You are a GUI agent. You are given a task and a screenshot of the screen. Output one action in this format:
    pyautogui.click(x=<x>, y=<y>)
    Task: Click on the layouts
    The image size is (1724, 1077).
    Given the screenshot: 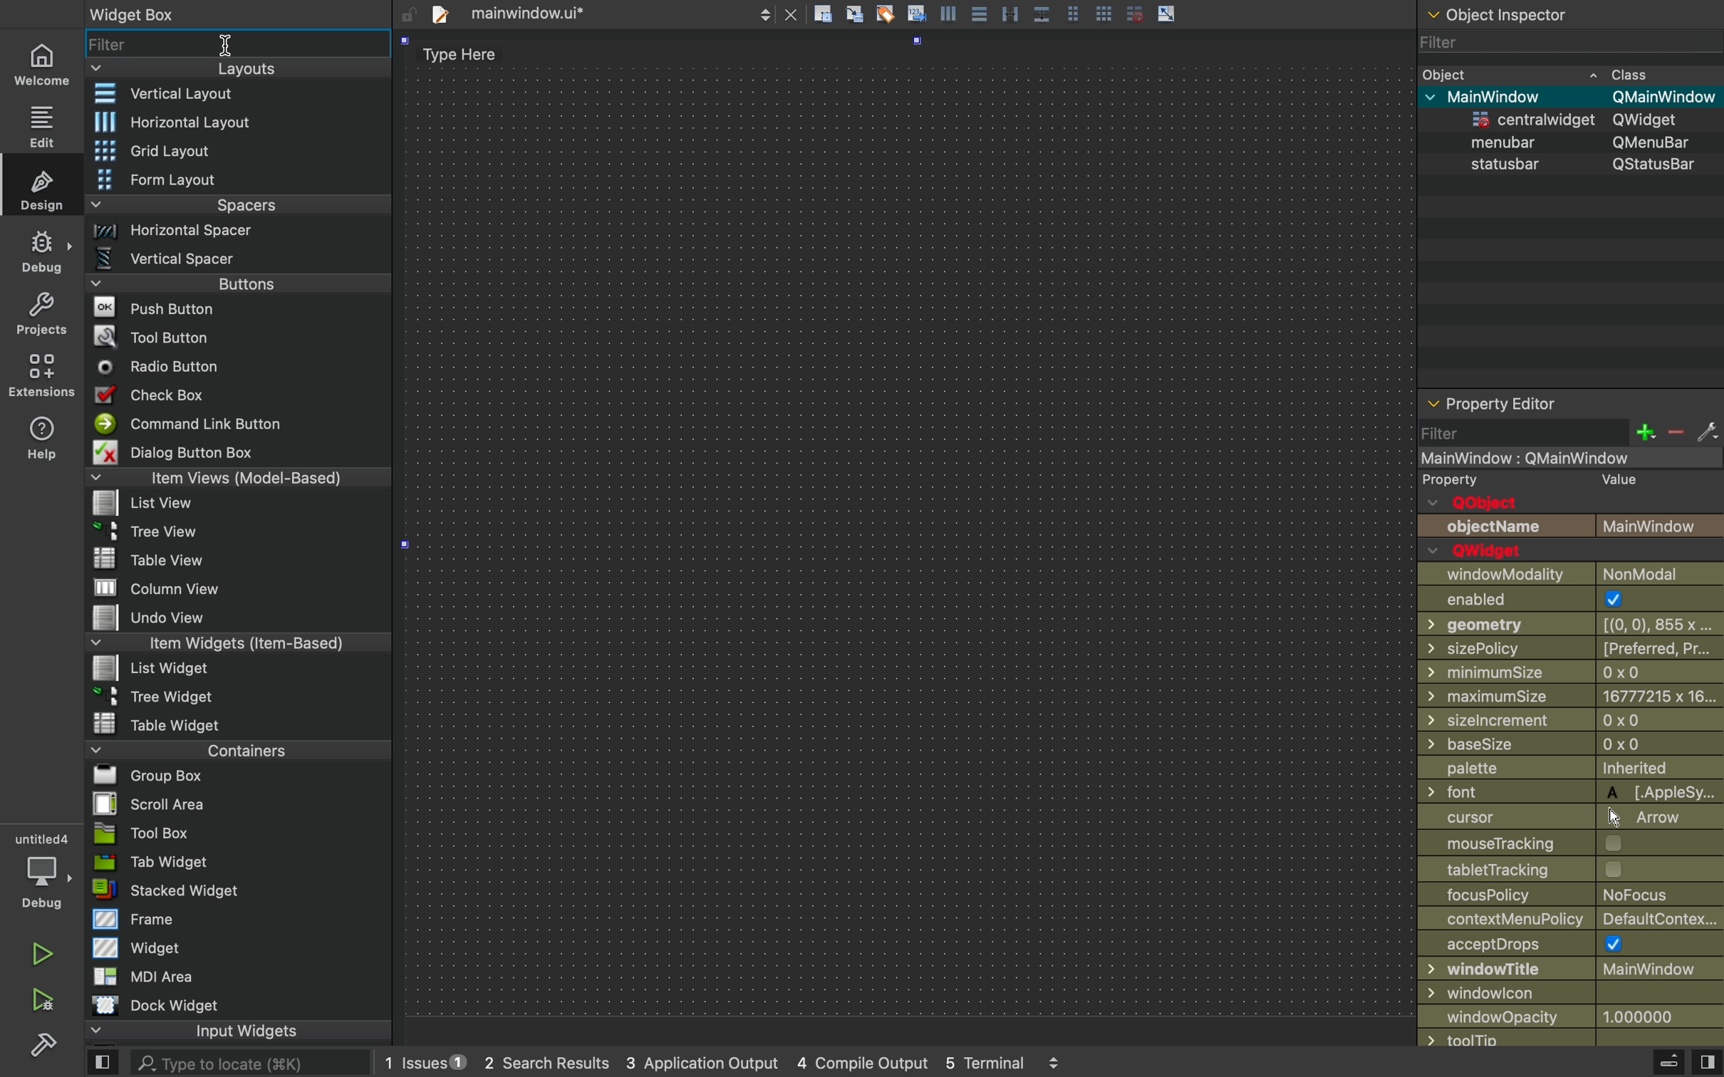 What is the action you would take?
    pyautogui.click(x=237, y=70)
    